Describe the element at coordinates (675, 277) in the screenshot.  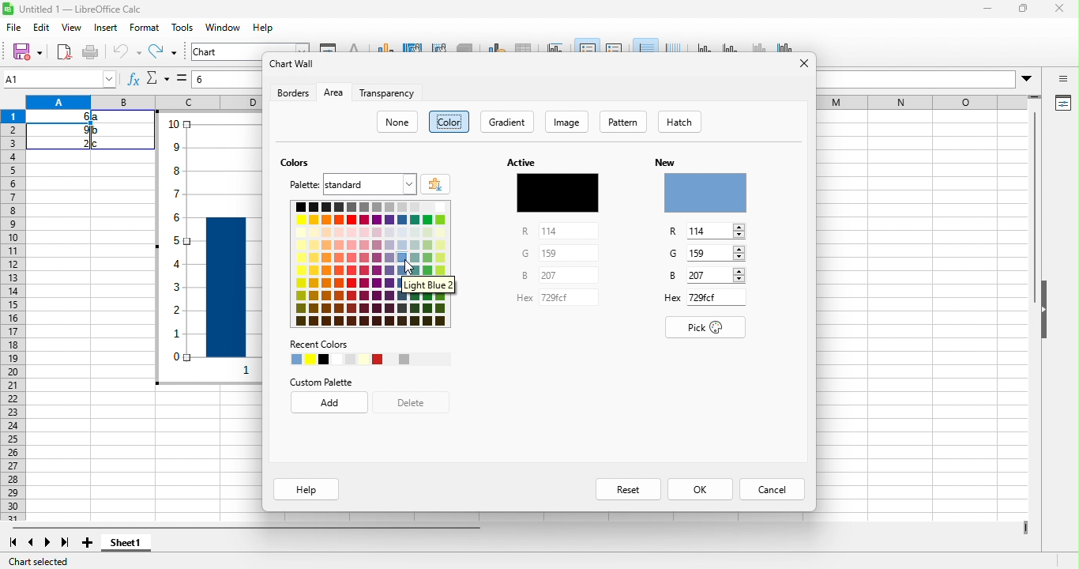
I see `B` at that location.